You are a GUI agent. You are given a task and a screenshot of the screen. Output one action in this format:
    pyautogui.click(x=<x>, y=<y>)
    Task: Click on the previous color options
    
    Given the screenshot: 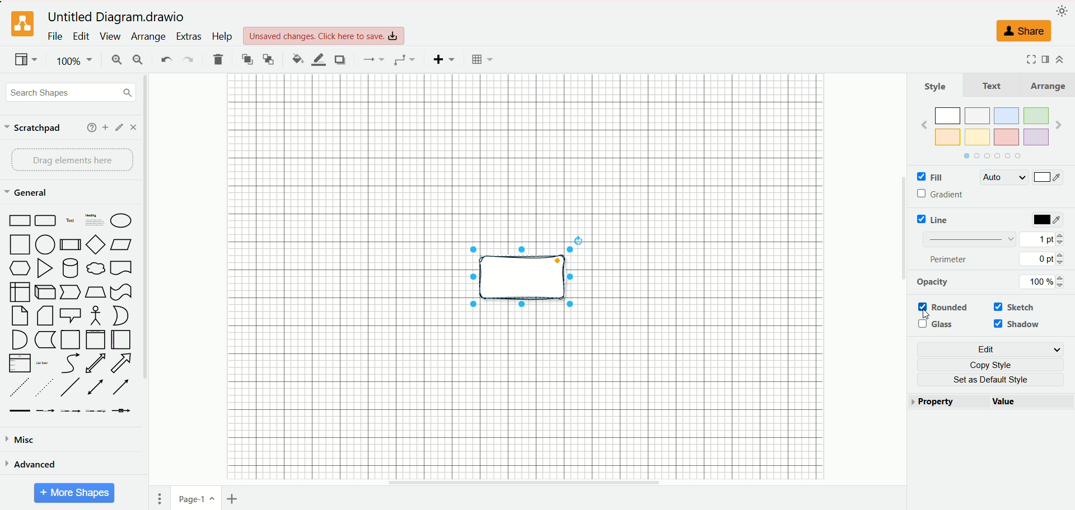 What is the action you would take?
    pyautogui.click(x=924, y=125)
    